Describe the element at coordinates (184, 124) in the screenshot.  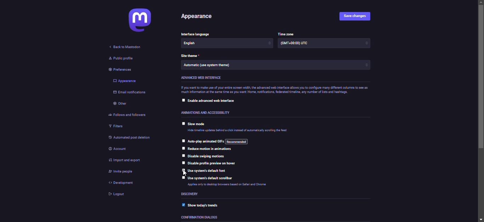
I see `click to select` at that location.